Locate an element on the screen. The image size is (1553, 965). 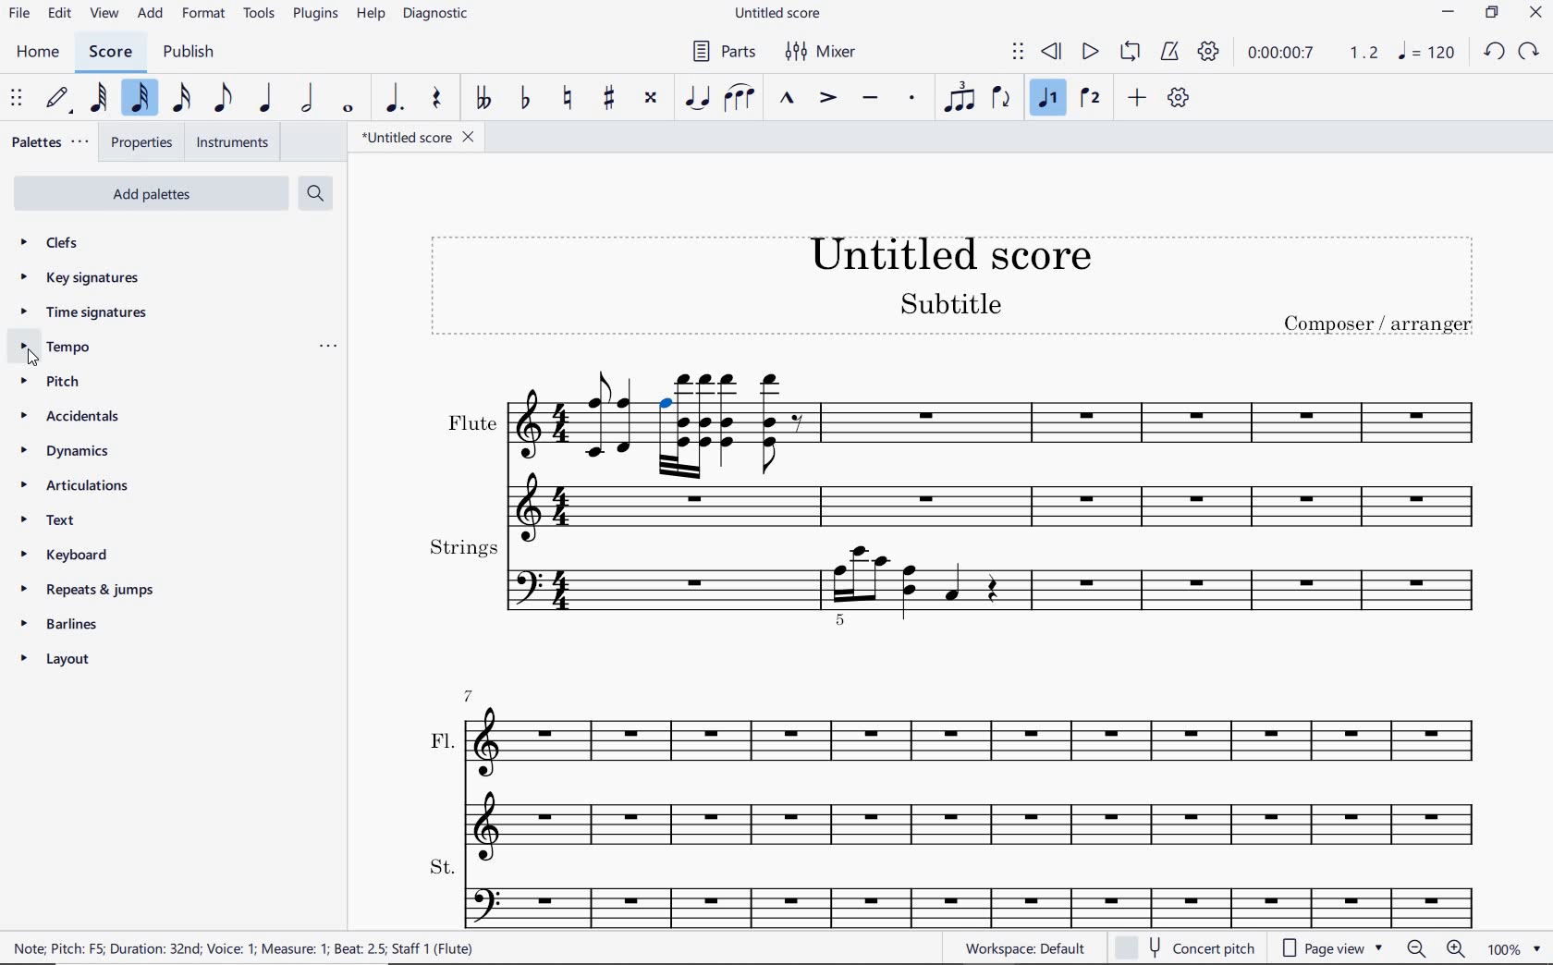
file name is located at coordinates (783, 12).